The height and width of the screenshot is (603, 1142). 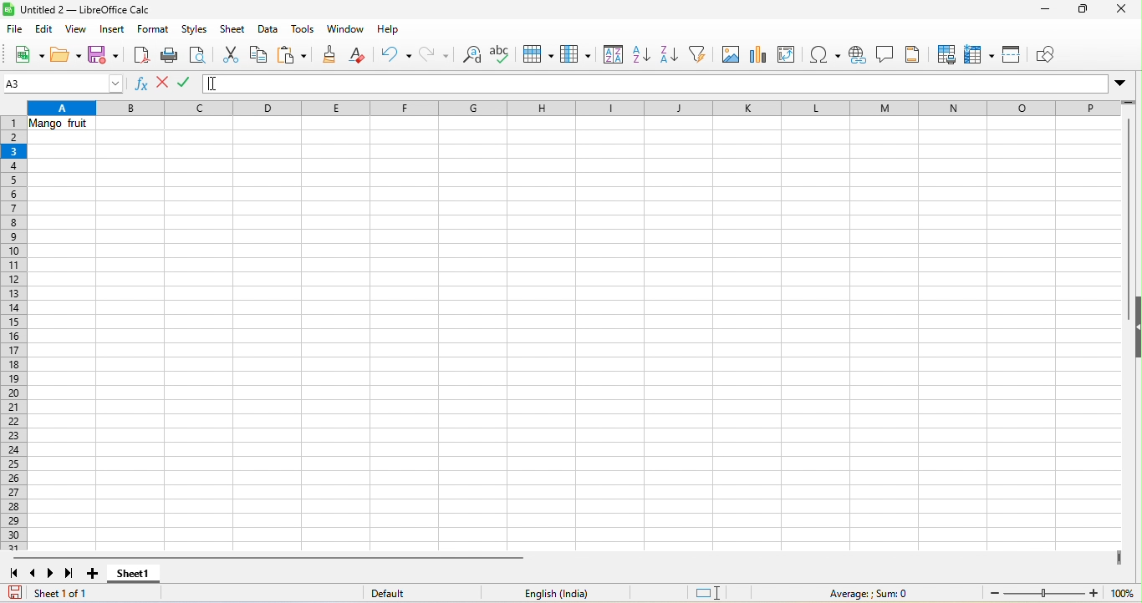 I want to click on format, so click(x=154, y=31).